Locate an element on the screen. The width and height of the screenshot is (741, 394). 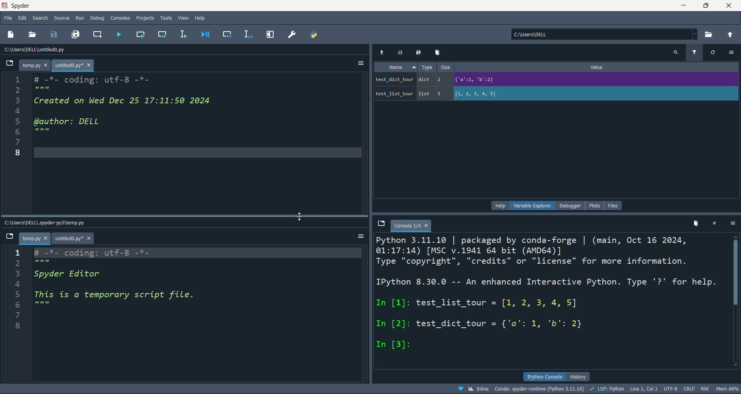
files is located at coordinates (614, 204).